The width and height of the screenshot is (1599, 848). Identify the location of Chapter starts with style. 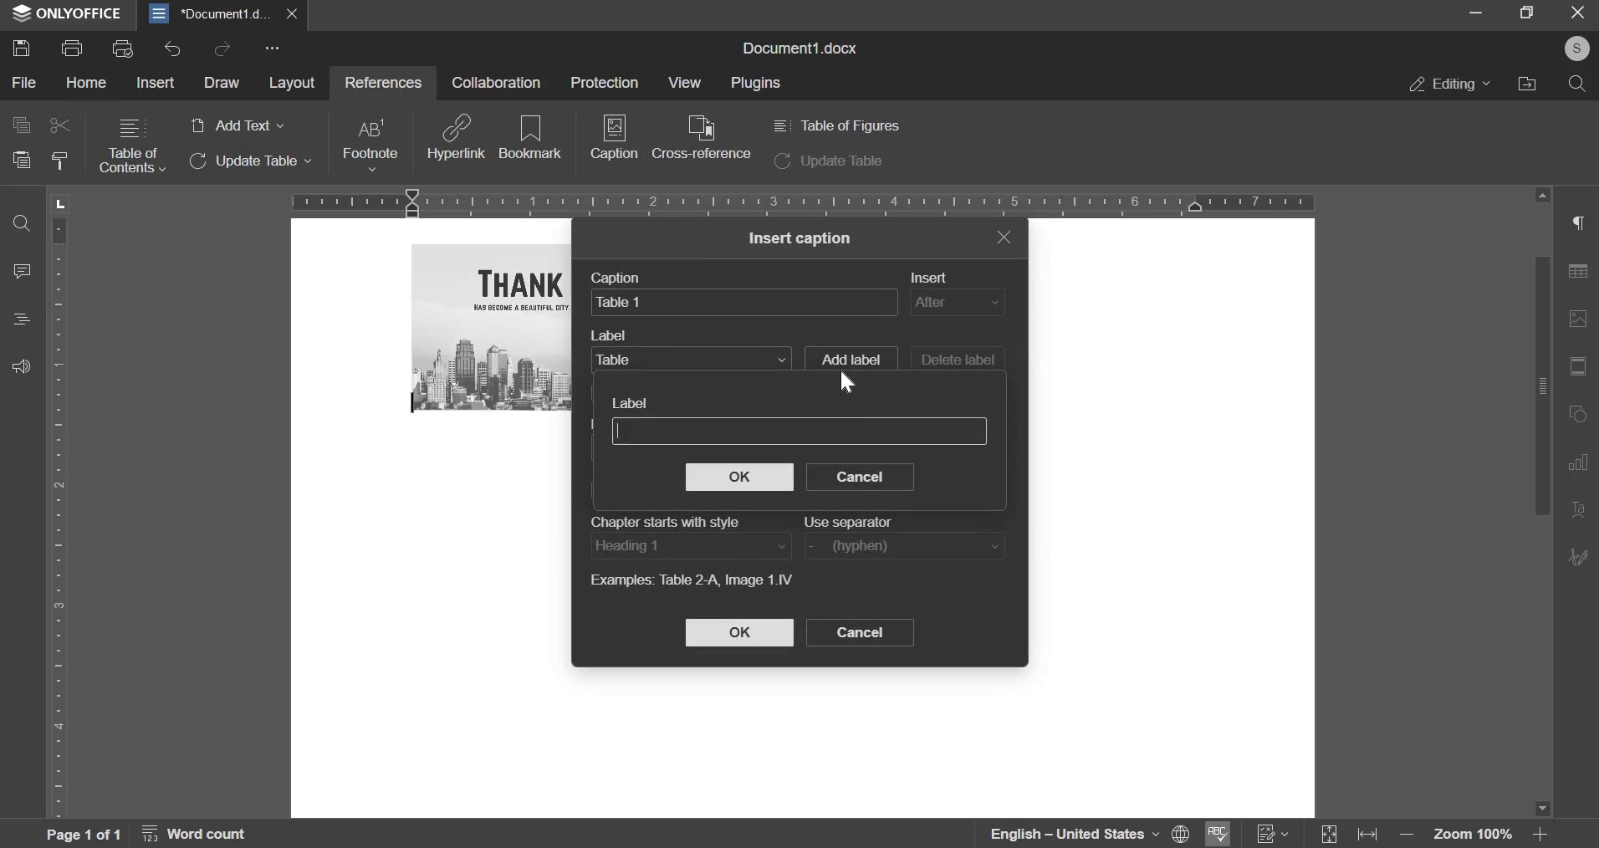
(663, 521).